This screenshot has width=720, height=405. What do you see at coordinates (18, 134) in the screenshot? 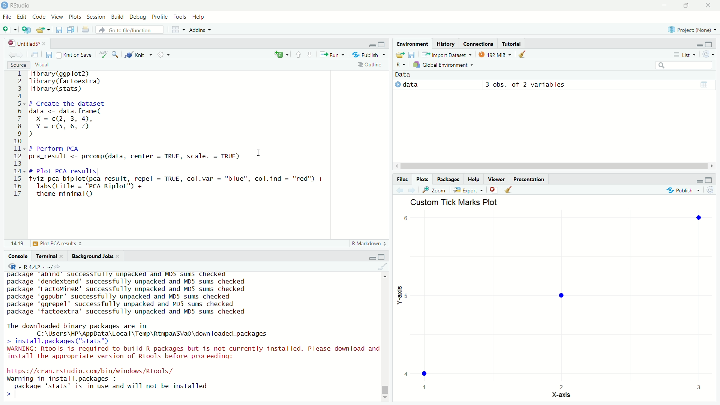
I see `line number` at bounding box center [18, 134].